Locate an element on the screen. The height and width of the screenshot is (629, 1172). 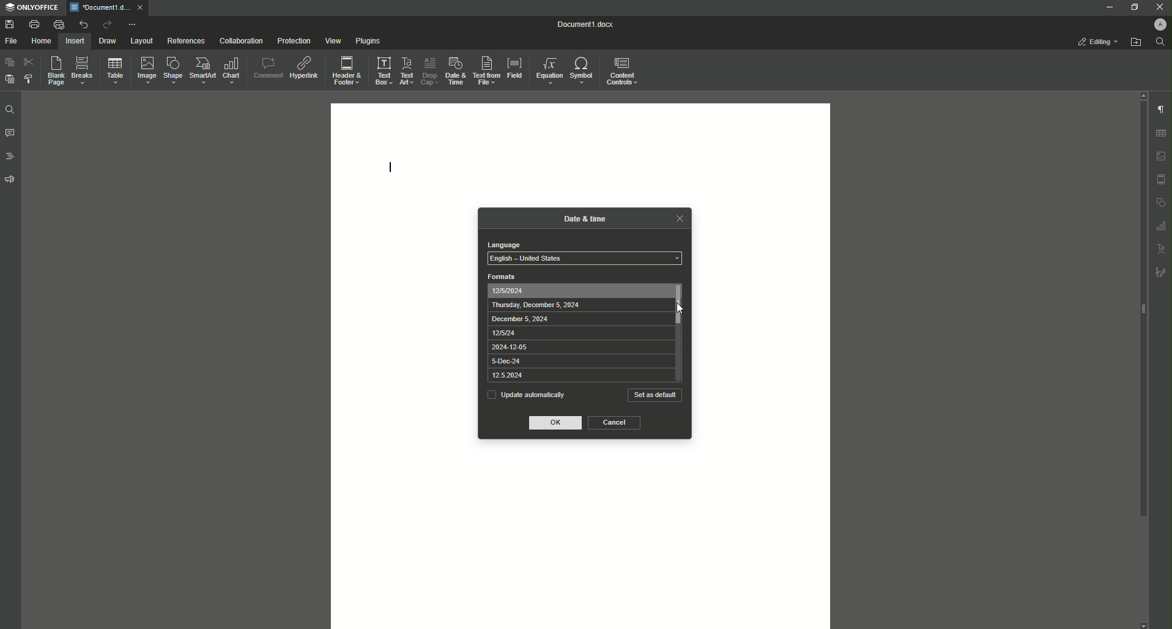
Redo is located at coordinates (105, 24).